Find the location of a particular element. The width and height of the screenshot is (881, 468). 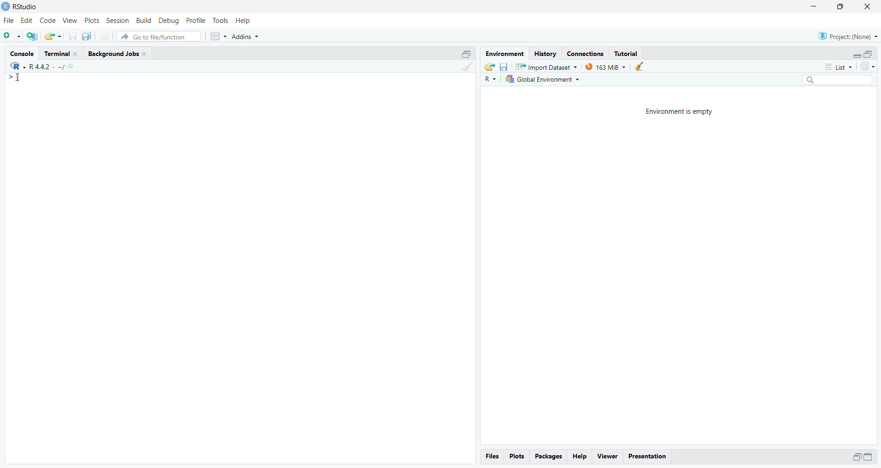

History is located at coordinates (547, 54).